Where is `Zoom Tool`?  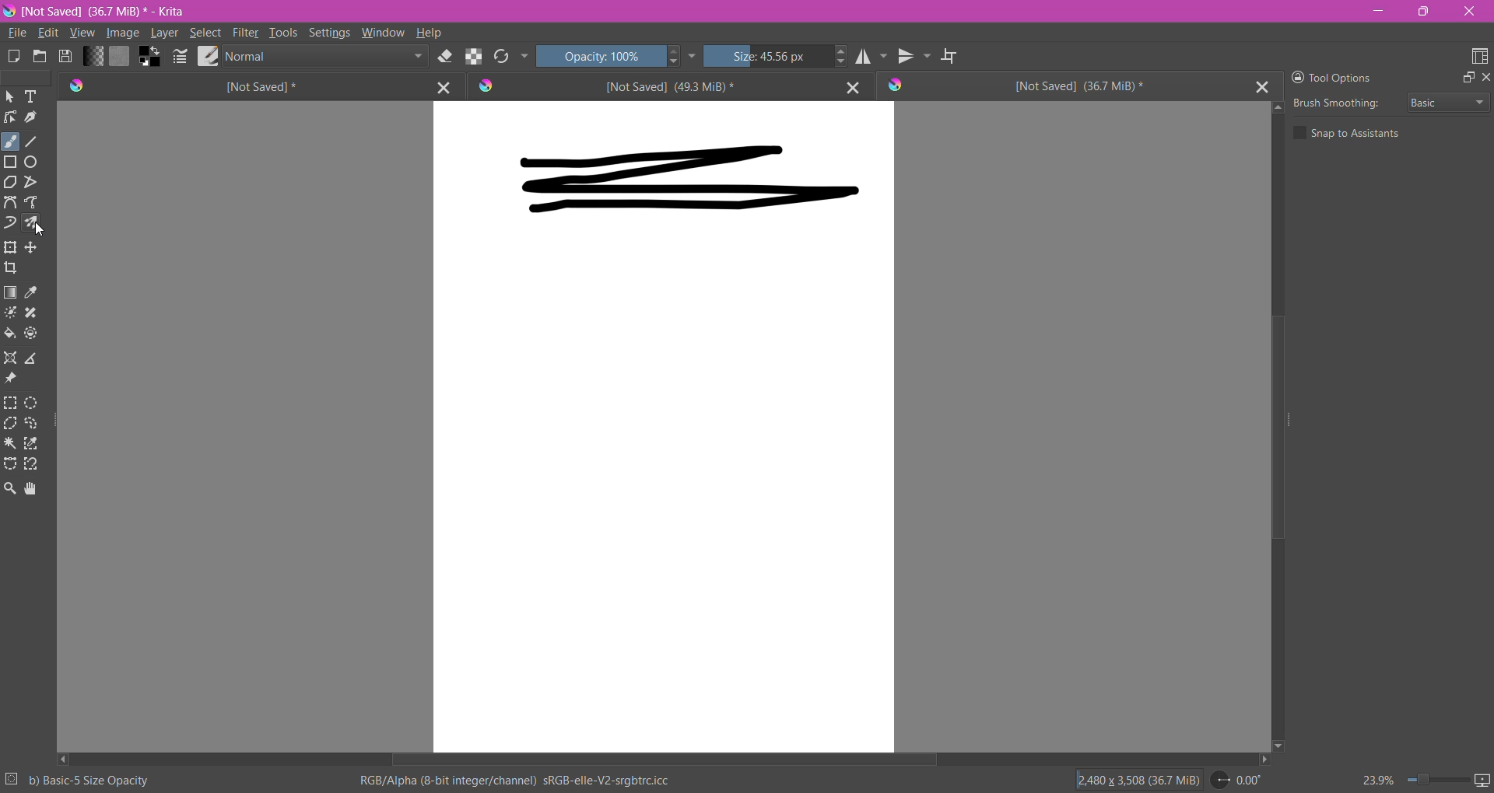
Zoom Tool is located at coordinates (11, 489).